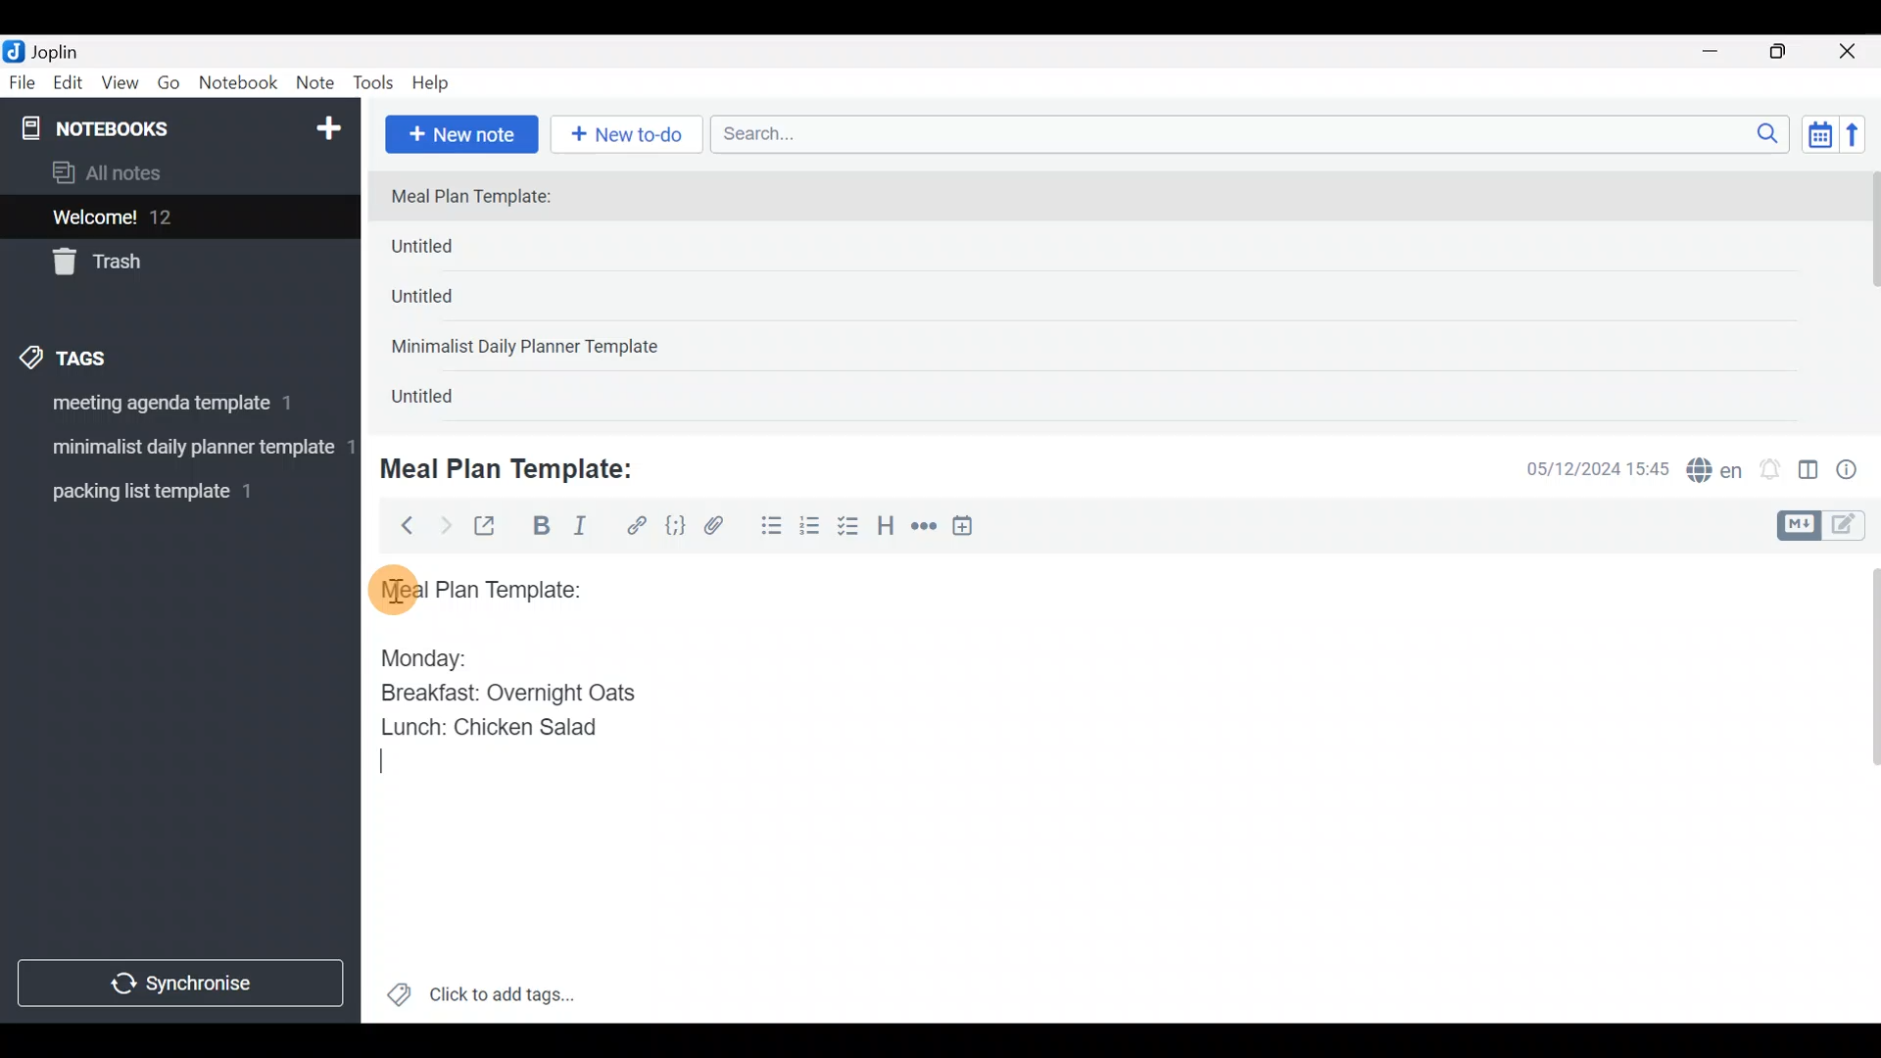 This screenshot has width=1881, height=1058. Describe the element at coordinates (720, 528) in the screenshot. I see `Attach file` at that location.